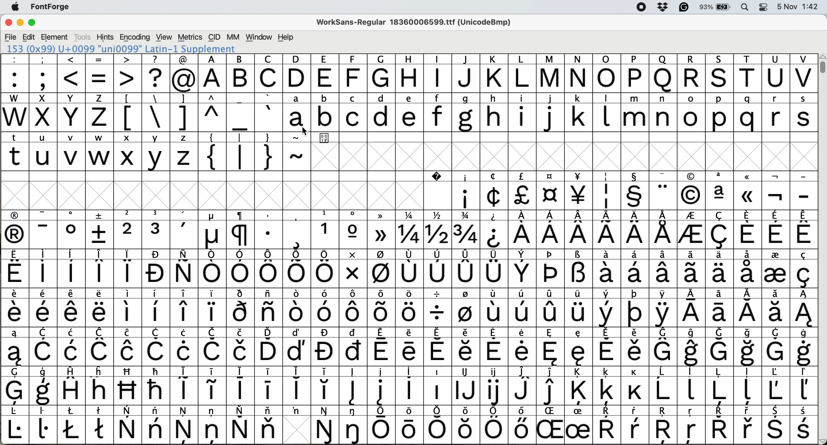  What do you see at coordinates (720, 347) in the screenshot?
I see `symbol` at bounding box center [720, 347].